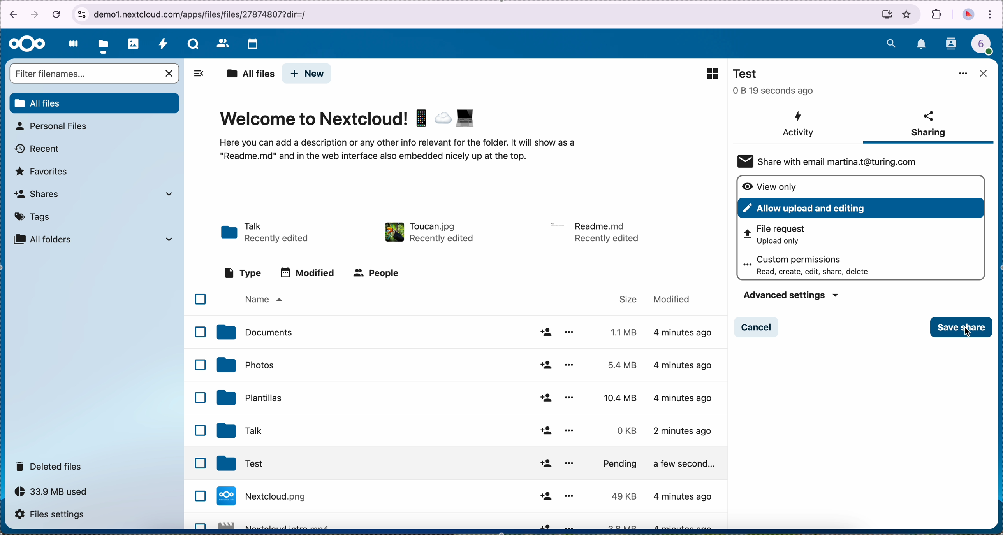 The height and width of the screenshot is (535, 1003). I want to click on personal files, so click(54, 126).